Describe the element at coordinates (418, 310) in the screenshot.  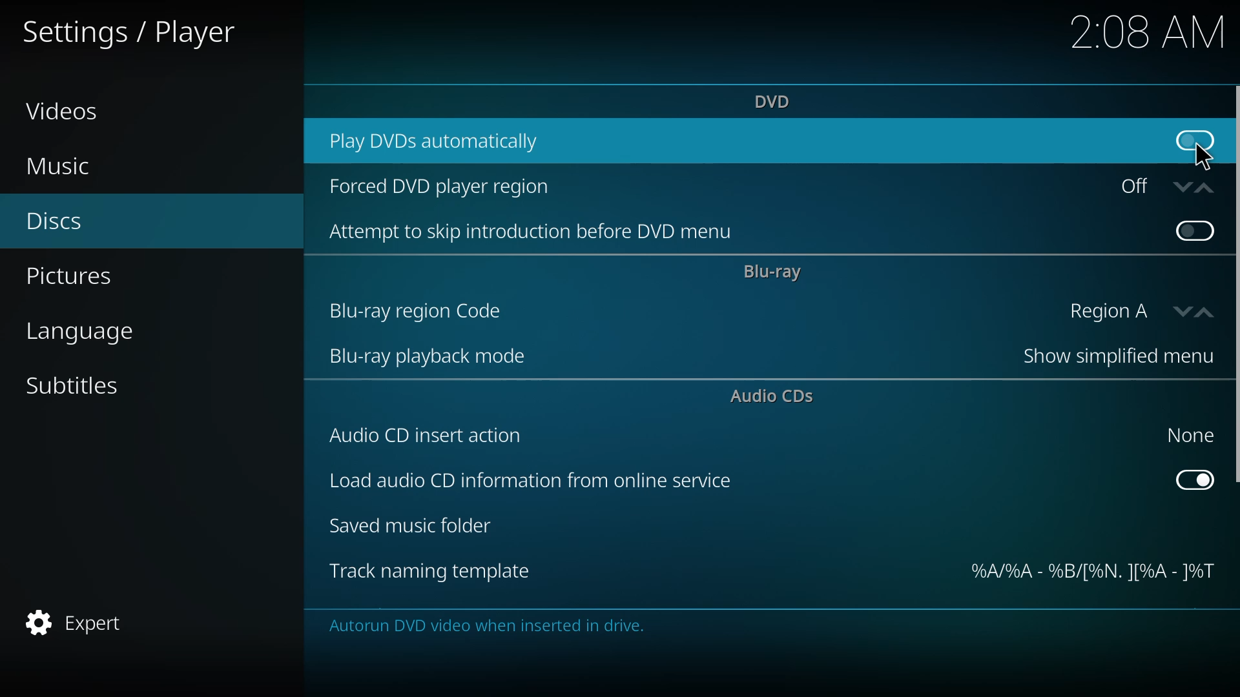
I see `bluray region code` at that location.